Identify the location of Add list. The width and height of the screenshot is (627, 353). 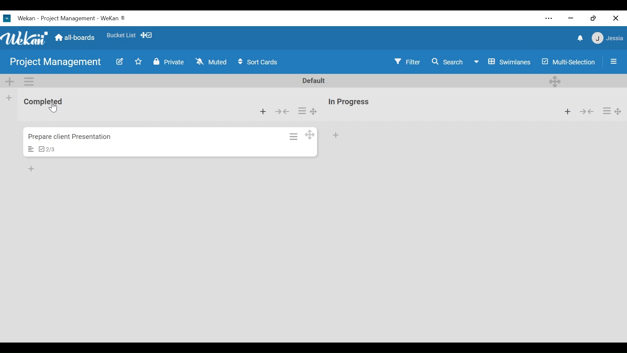
(9, 98).